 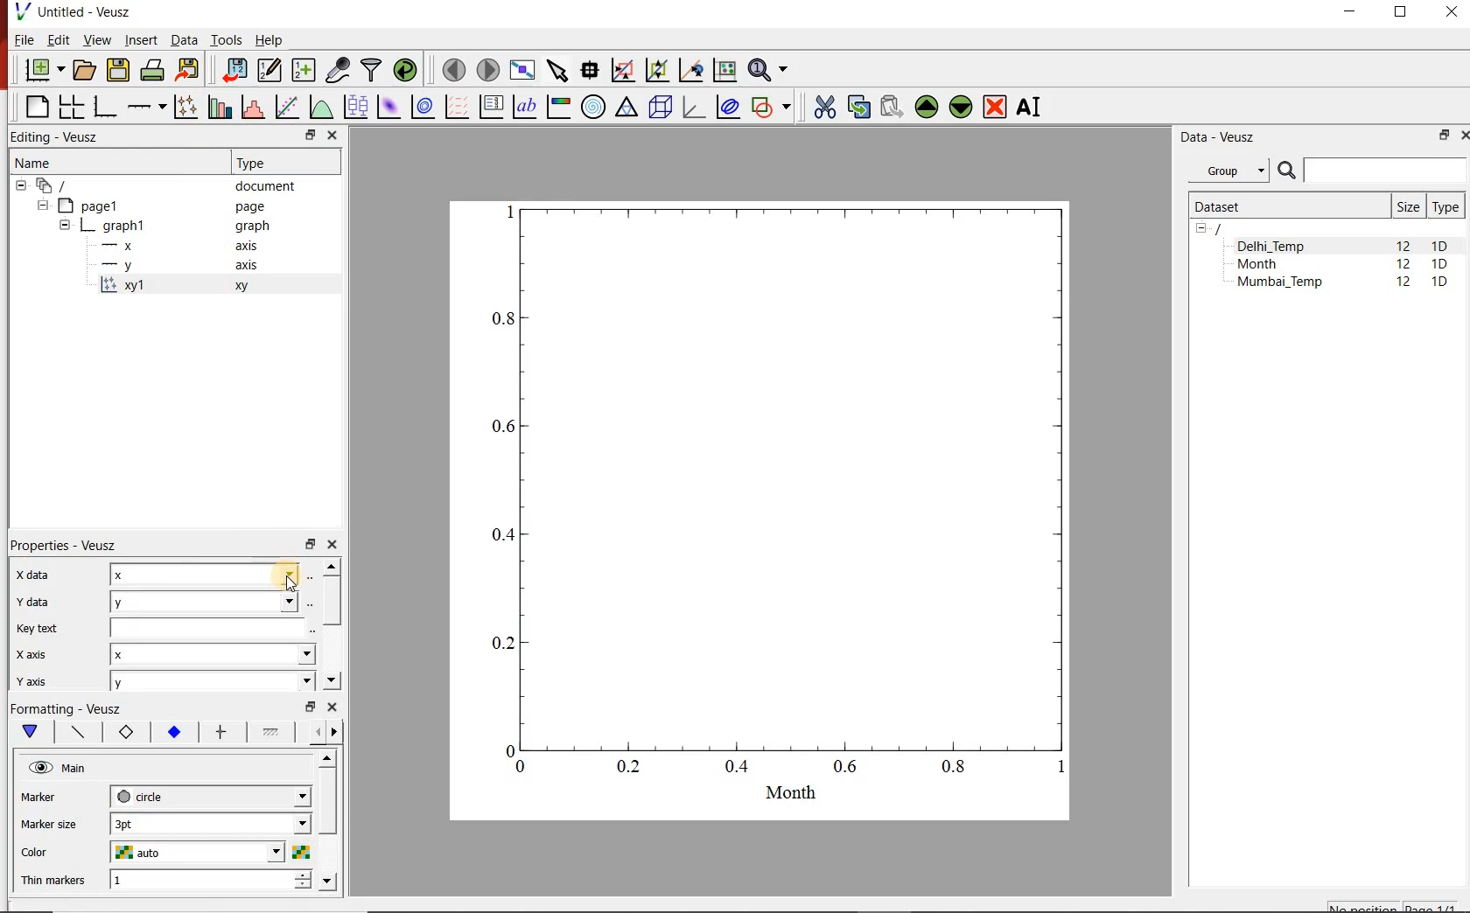 I want to click on Insert, so click(x=140, y=38).